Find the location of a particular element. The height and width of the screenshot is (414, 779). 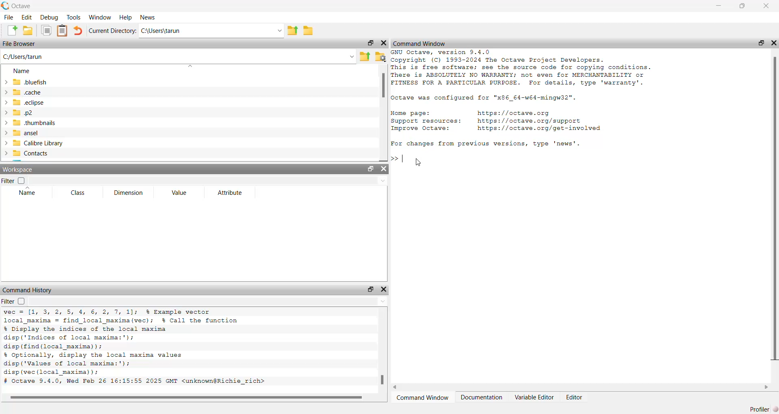

Contacts is located at coordinates (30, 153).